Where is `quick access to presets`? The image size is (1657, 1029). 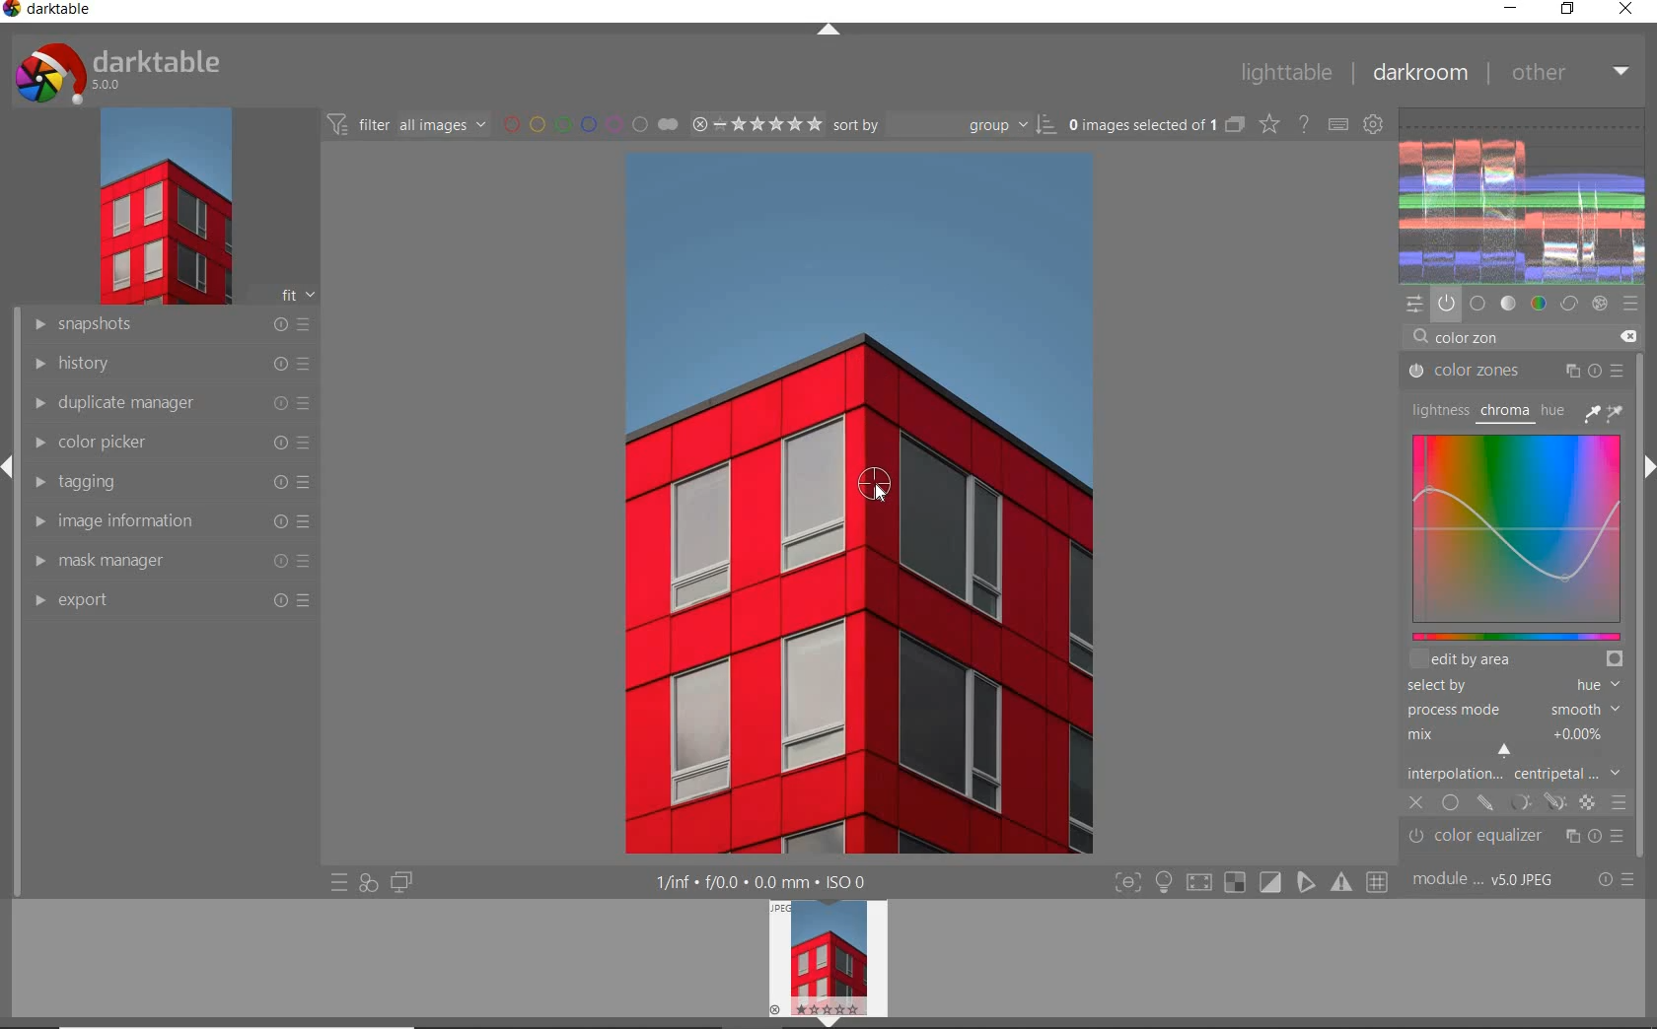
quick access to presets is located at coordinates (339, 884).